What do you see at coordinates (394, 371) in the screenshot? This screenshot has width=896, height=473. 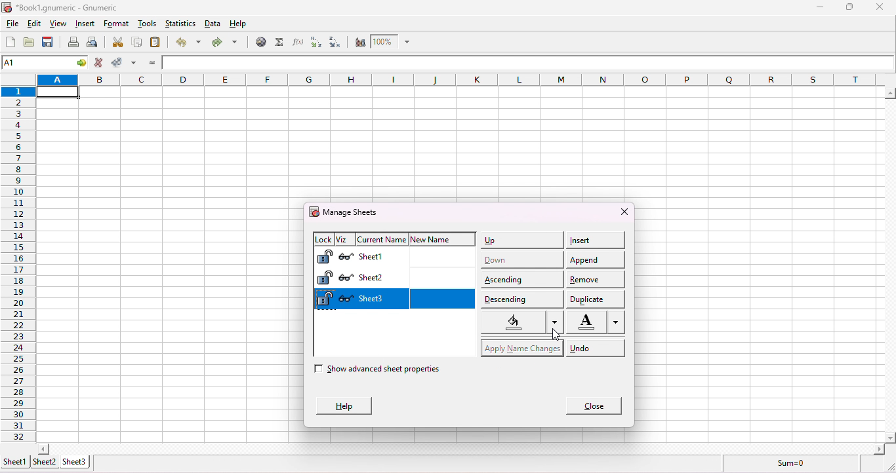 I see `show advanced sheet properties` at bounding box center [394, 371].